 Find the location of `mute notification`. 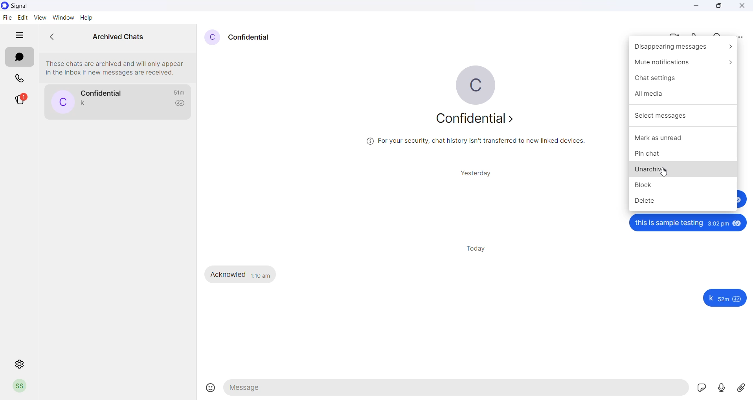

mute notification is located at coordinates (683, 63).